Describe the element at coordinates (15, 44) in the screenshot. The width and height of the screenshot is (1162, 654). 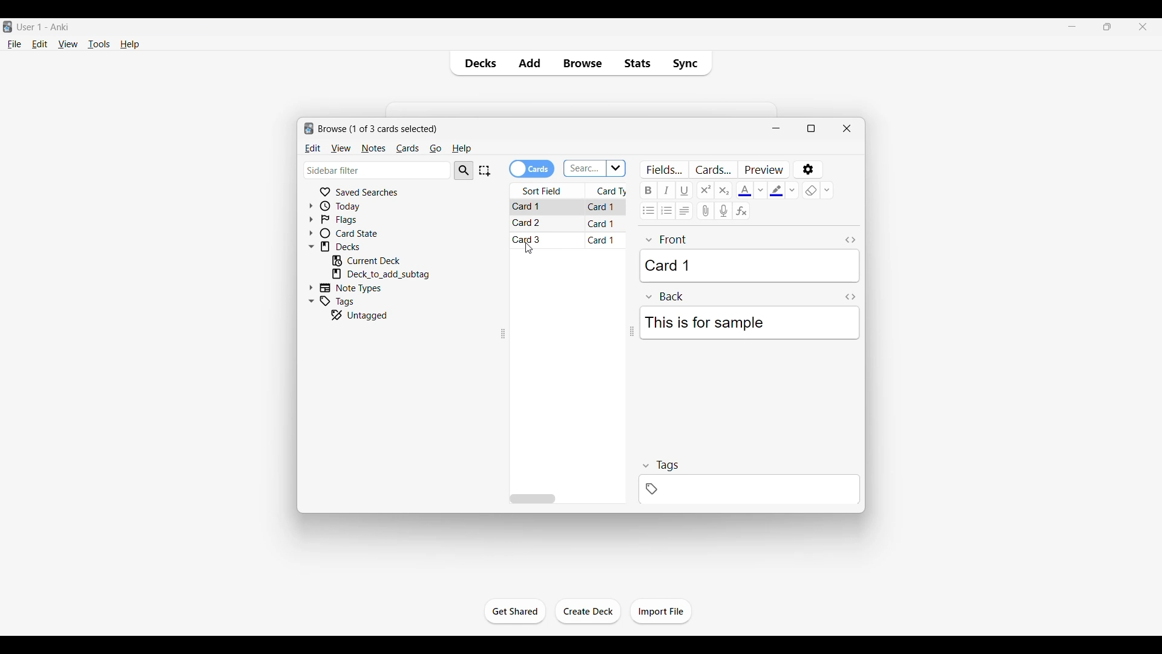
I see `File menu` at that location.